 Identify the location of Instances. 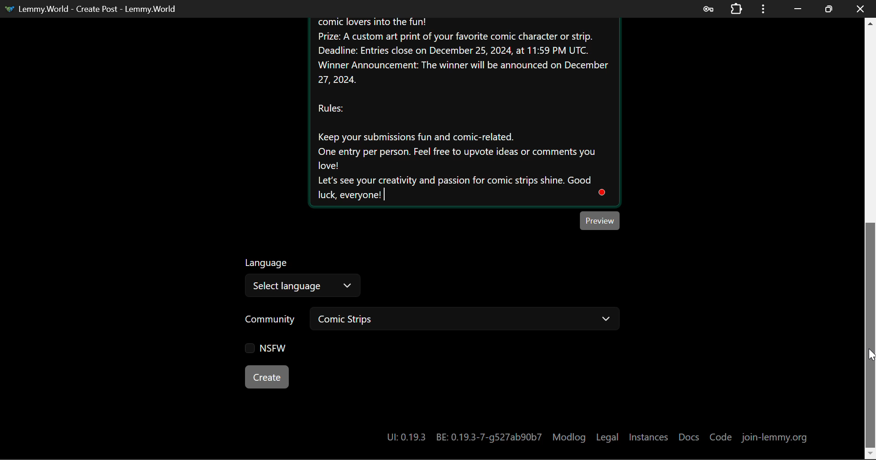
(648, 437).